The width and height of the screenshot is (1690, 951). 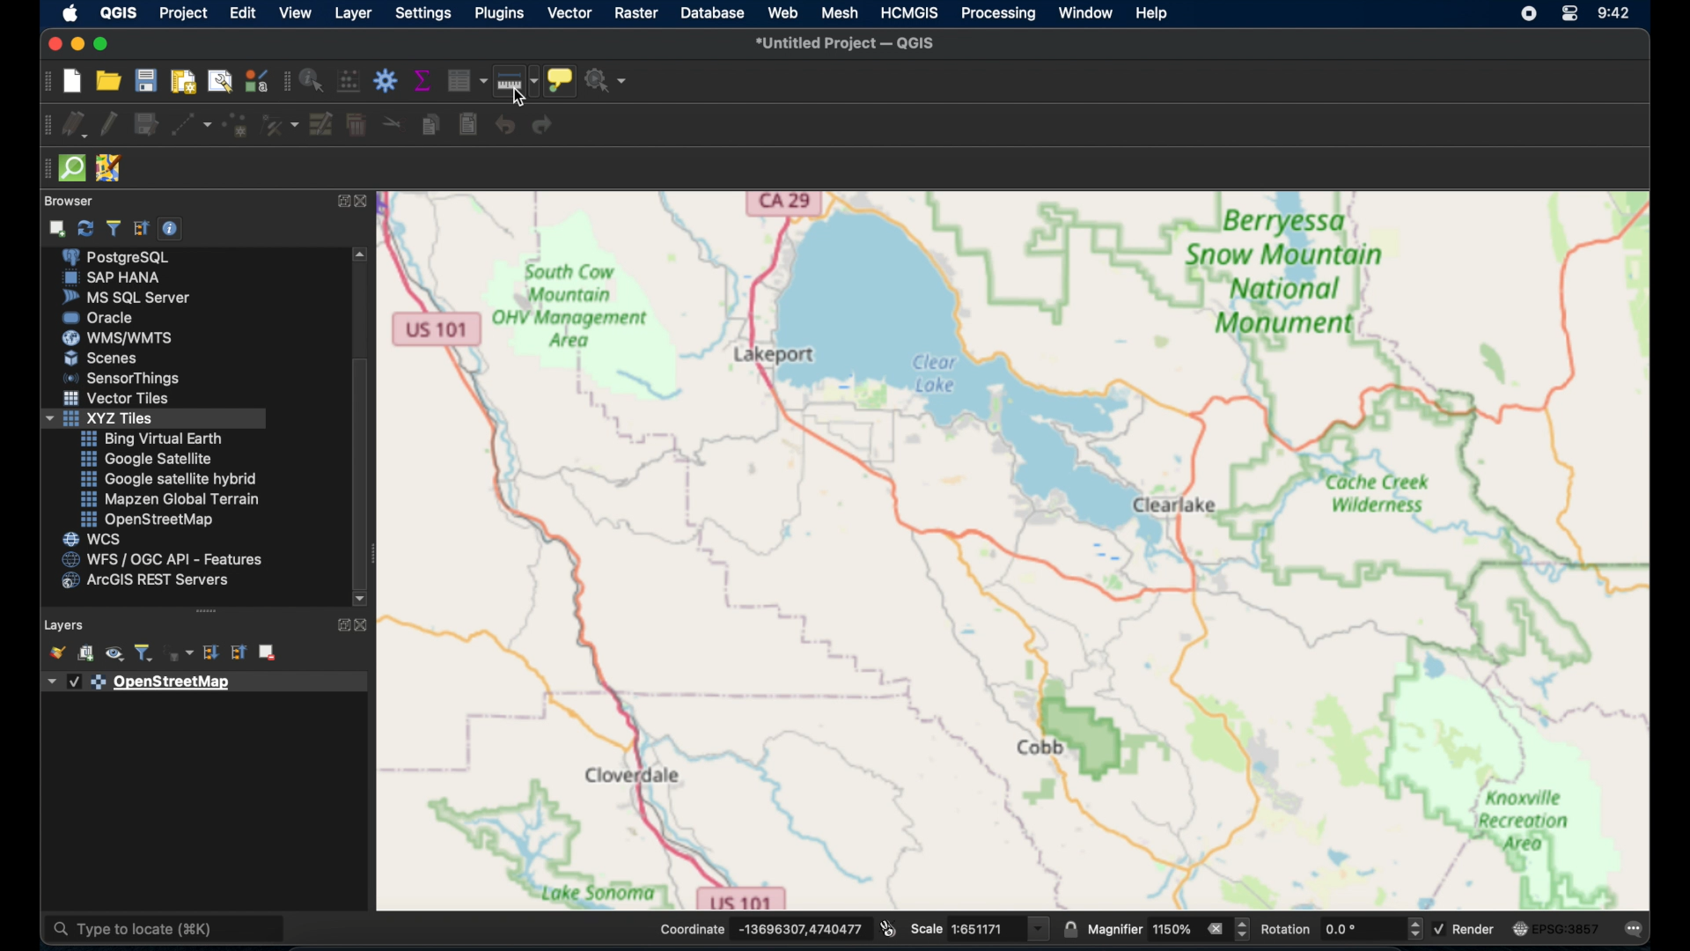 What do you see at coordinates (126, 298) in the screenshot?
I see `ms sql server` at bounding box center [126, 298].